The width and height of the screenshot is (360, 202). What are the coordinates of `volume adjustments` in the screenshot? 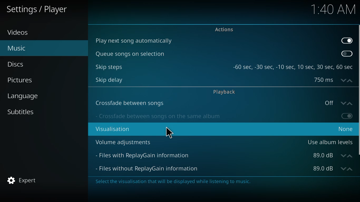 It's located at (125, 142).